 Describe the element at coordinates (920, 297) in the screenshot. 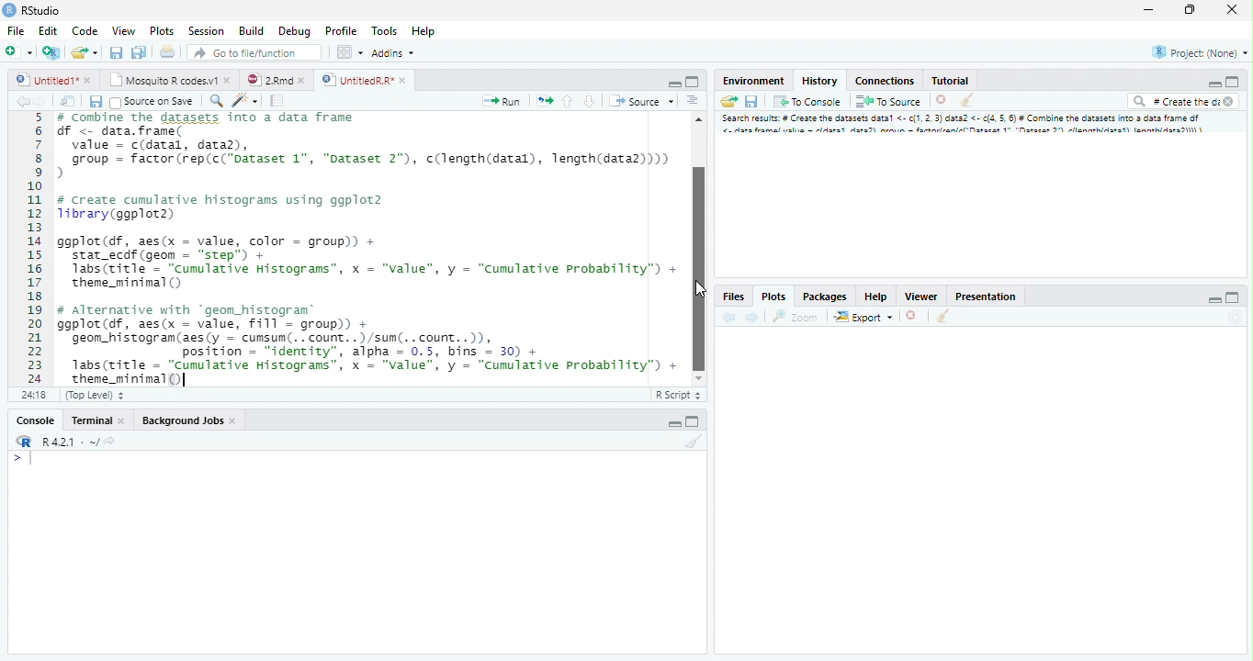

I see `Viewer` at that location.